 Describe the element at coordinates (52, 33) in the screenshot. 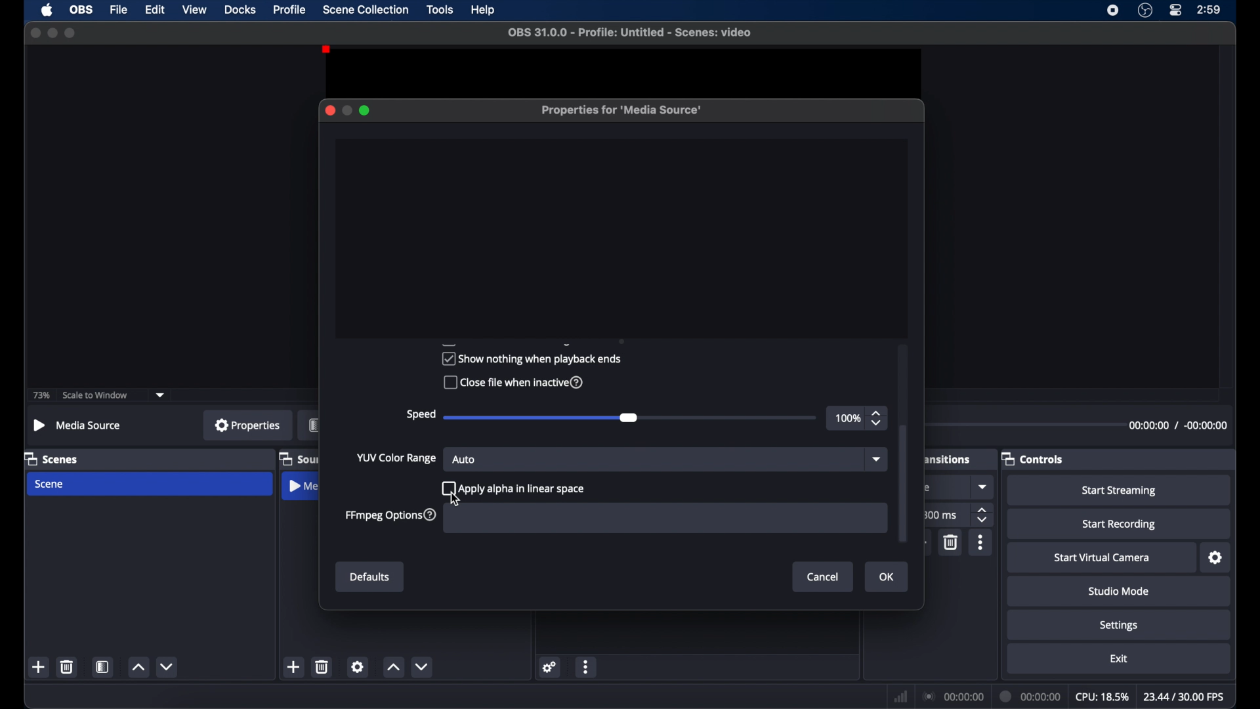

I see `minimize` at that location.